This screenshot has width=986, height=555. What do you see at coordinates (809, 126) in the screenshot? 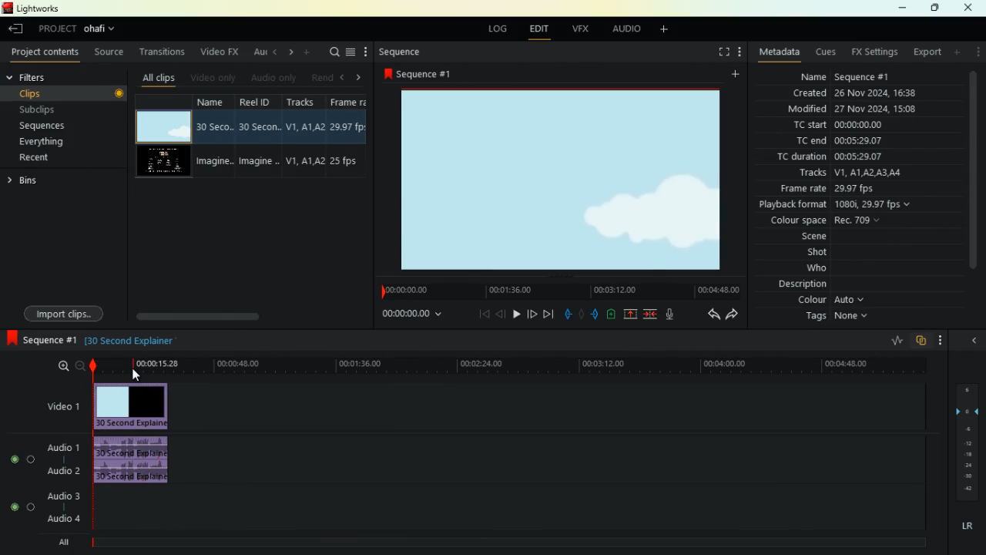
I see `tc start` at bounding box center [809, 126].